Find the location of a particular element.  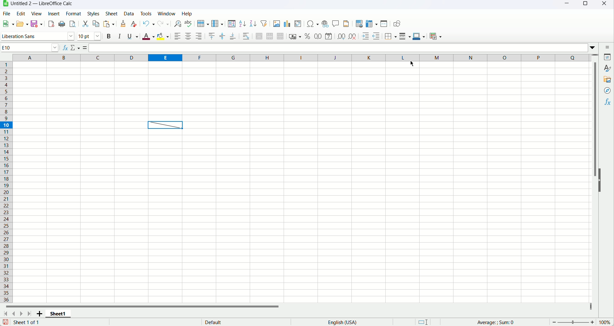

Find and replace is located at coordinates (177, 24).